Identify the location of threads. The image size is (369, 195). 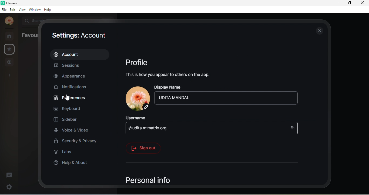
(10, 175).